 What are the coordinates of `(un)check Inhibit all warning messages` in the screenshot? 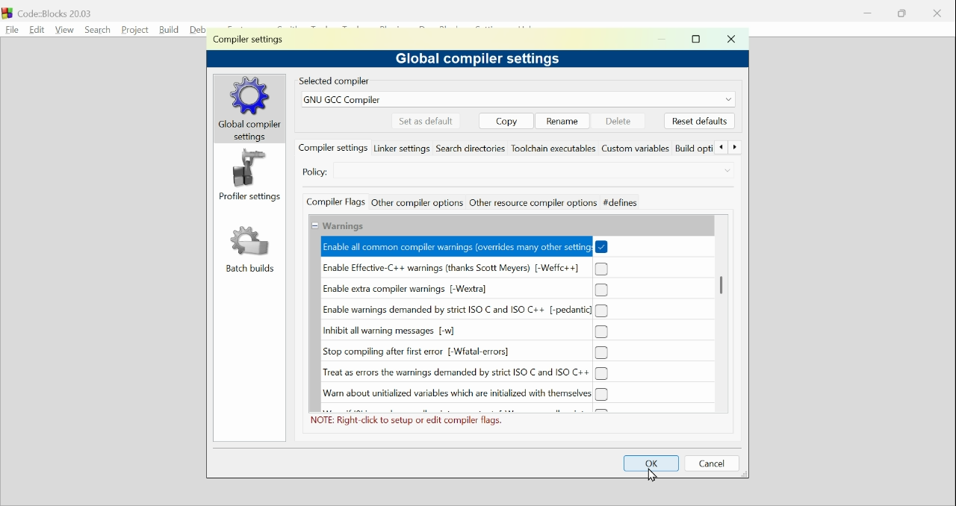 It's located at (464, 331).